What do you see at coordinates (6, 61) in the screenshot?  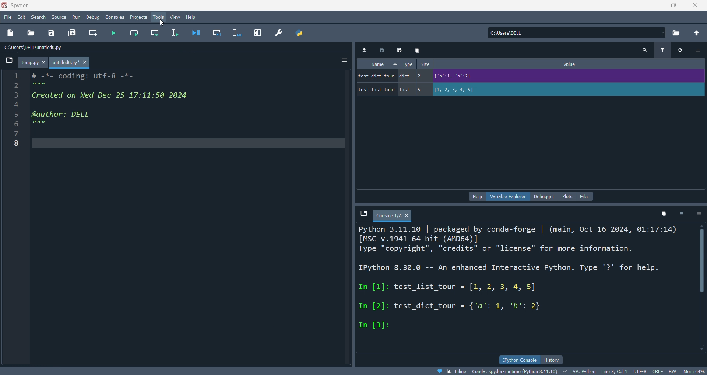 I see `browse tabs` at bounding box center [6, 61].